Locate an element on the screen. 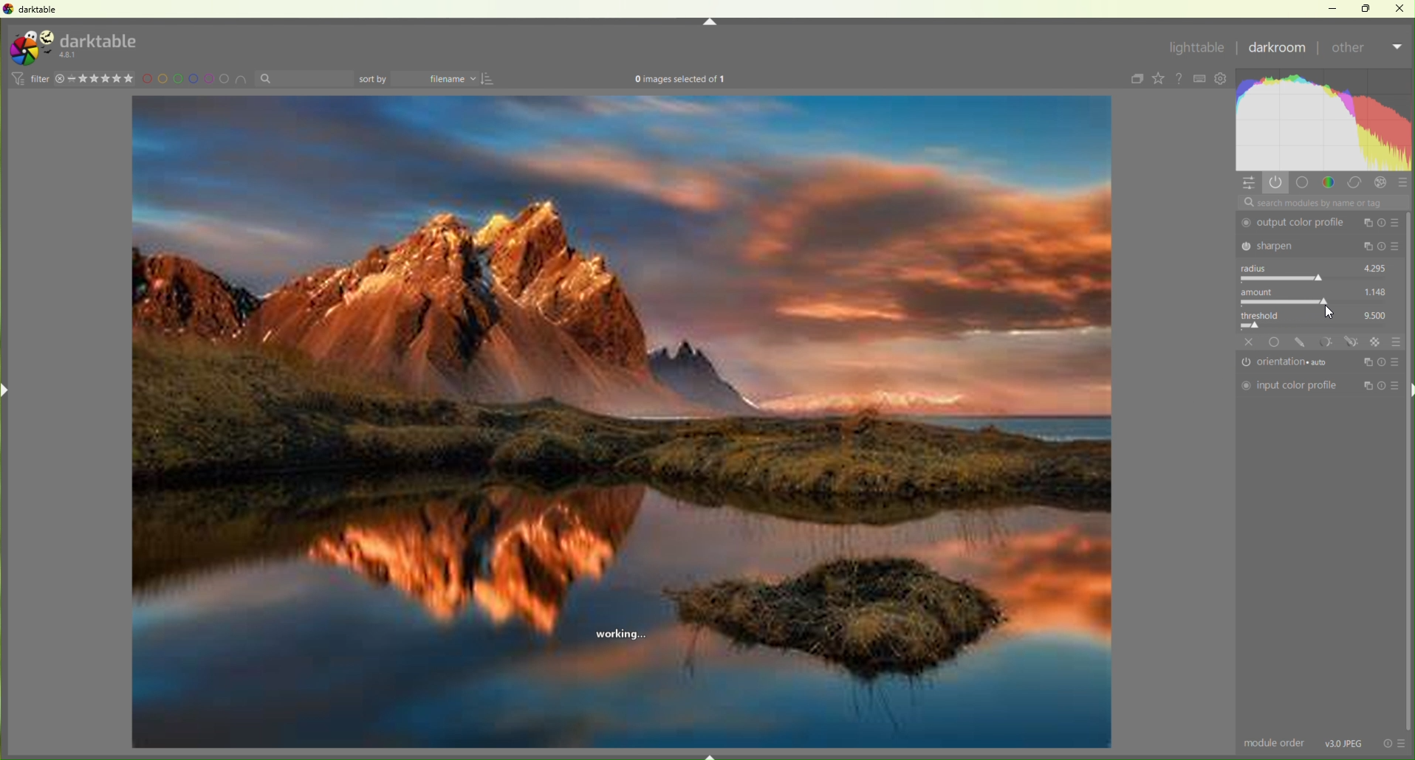 The image size is (1415, 760). value is located at coordinates (1377, 314).